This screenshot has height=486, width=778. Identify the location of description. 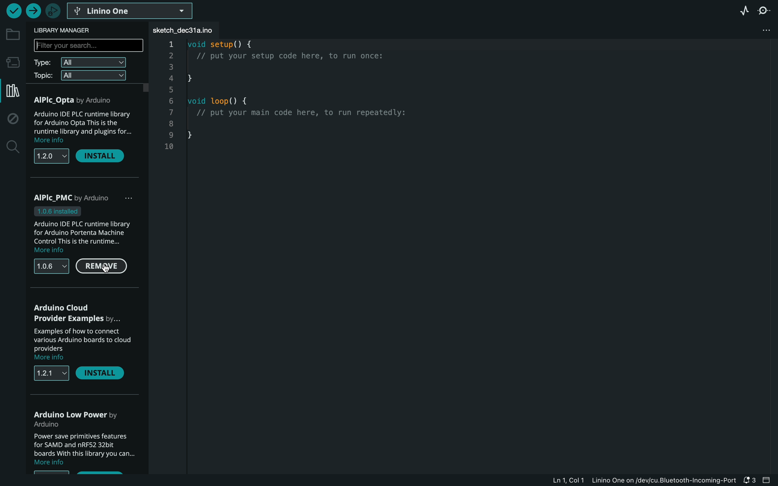
(85, 450).